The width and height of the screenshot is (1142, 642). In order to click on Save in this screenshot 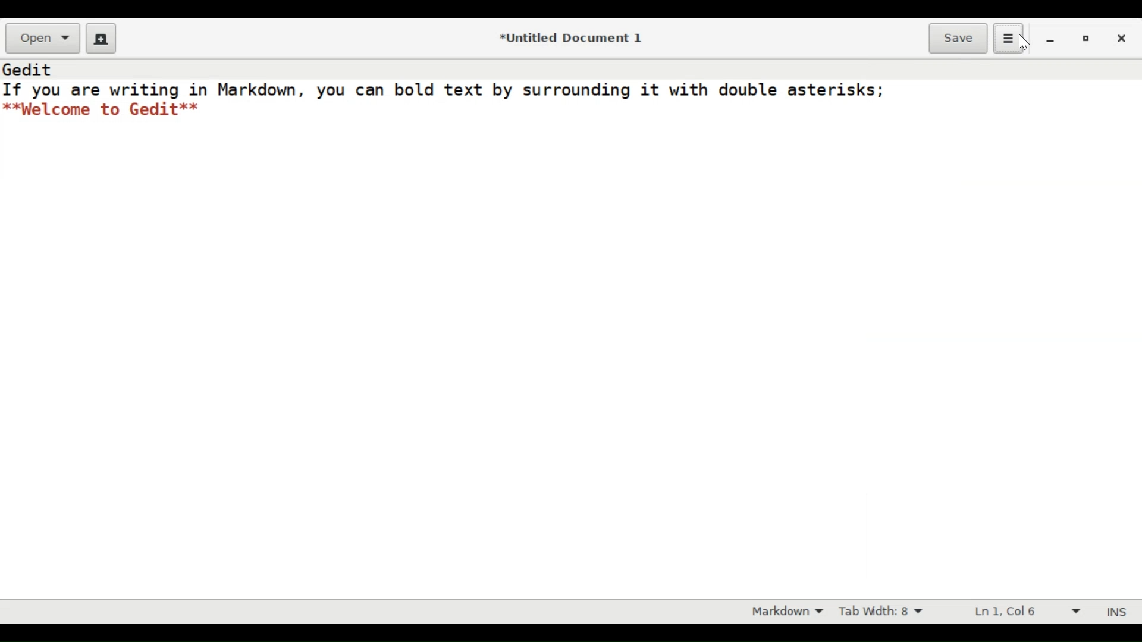, I will do `click(958, 39)`.